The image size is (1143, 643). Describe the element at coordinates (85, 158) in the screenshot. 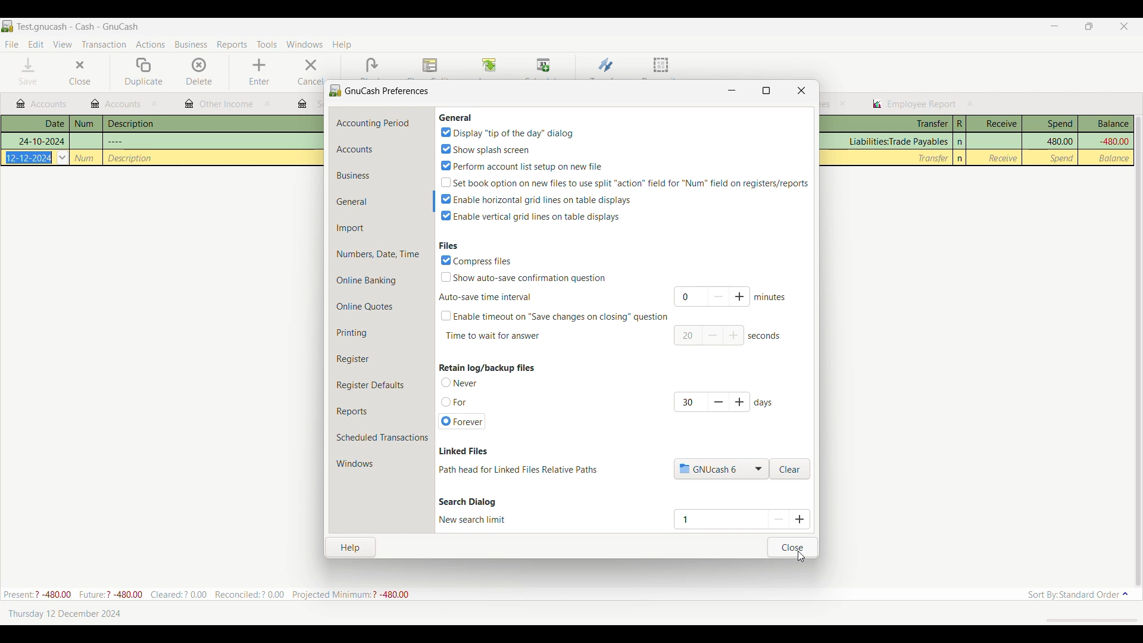

I see `` at that location.